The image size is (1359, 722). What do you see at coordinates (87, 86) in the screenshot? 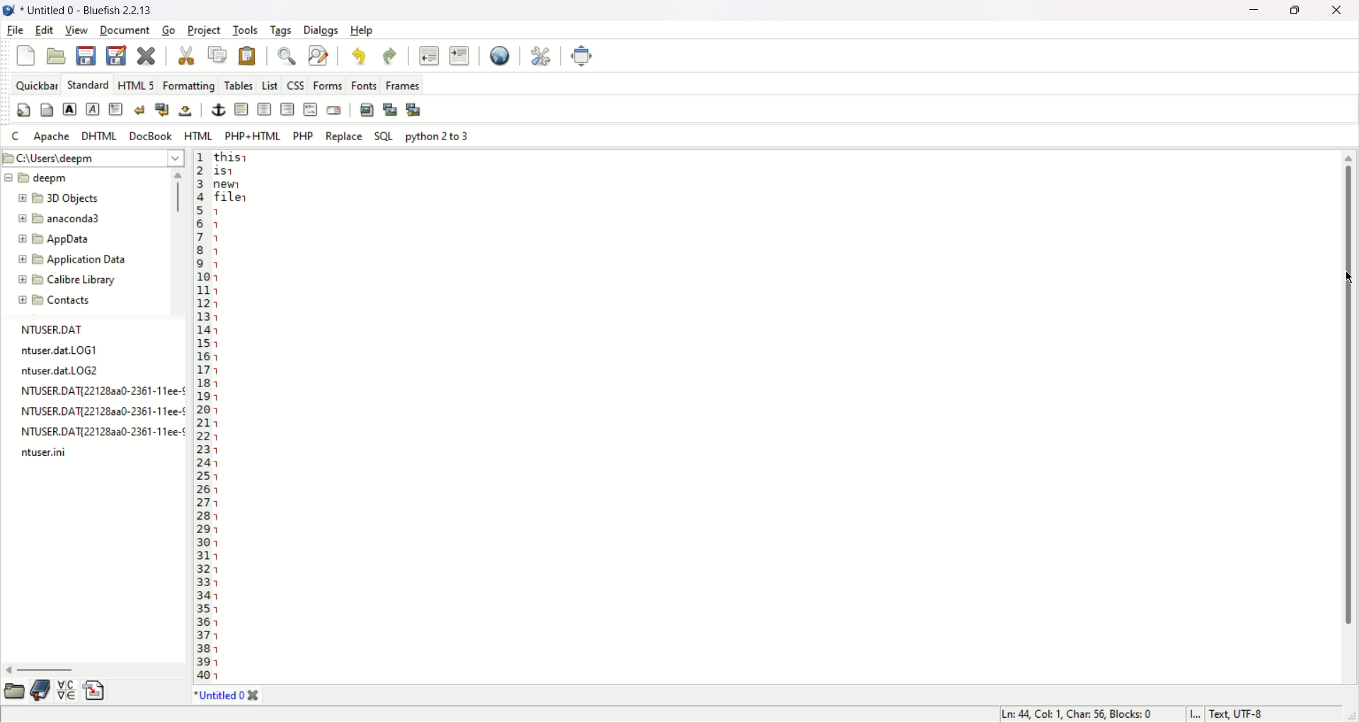
I see `standard` at bounding box center [87, 86].